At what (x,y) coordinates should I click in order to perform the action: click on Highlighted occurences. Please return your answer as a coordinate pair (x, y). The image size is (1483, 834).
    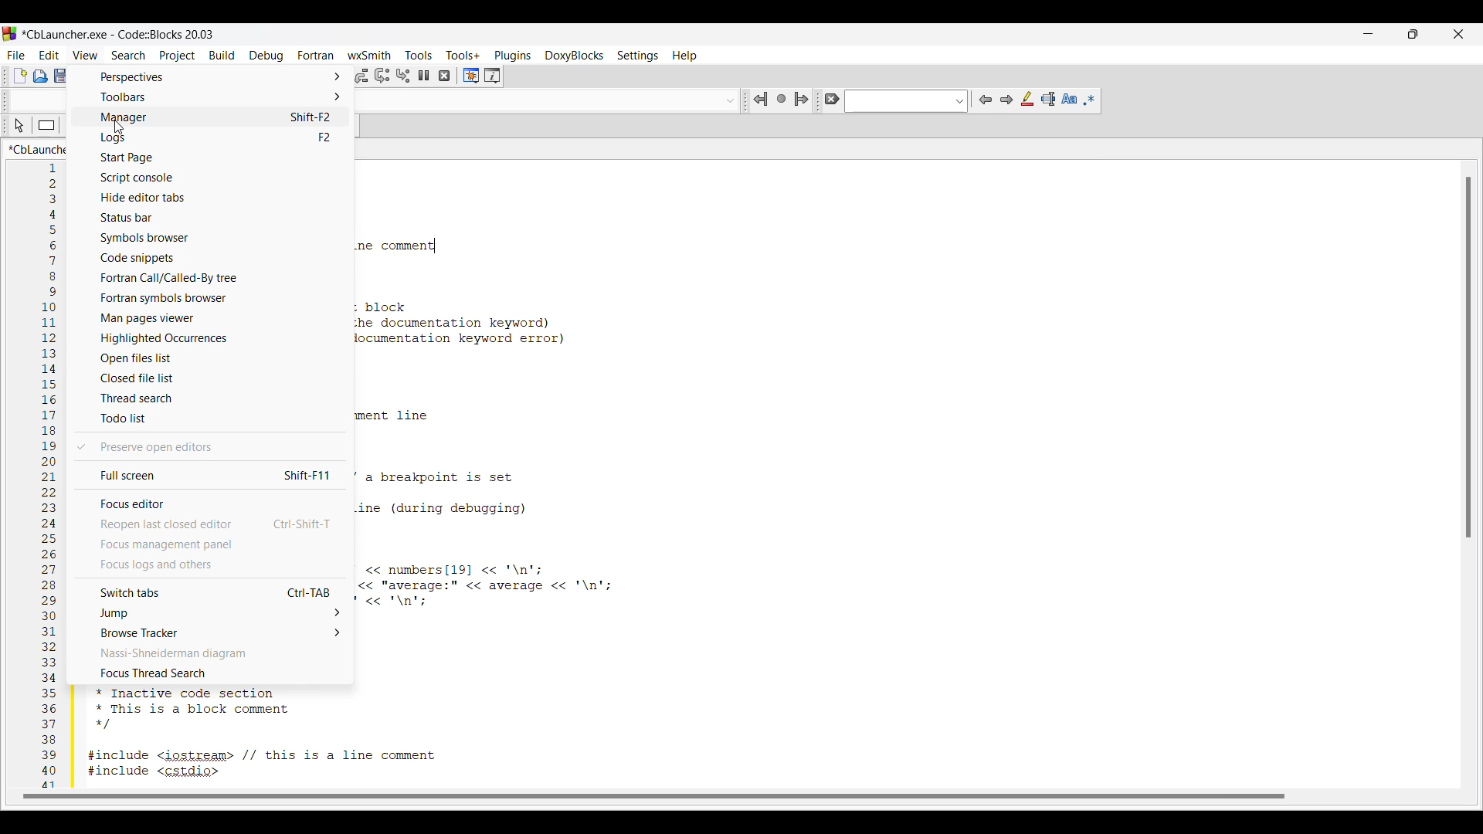
    Looking at the image, I should click on (212, 337).